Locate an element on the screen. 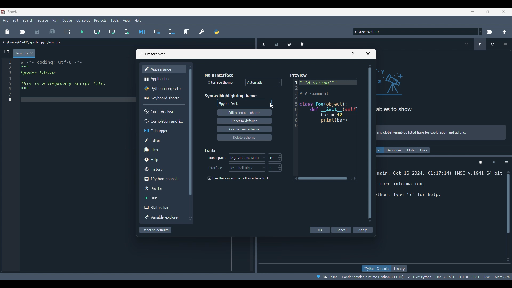  Variable explorer, current selection highlighted is located at coordinates (380, 150).